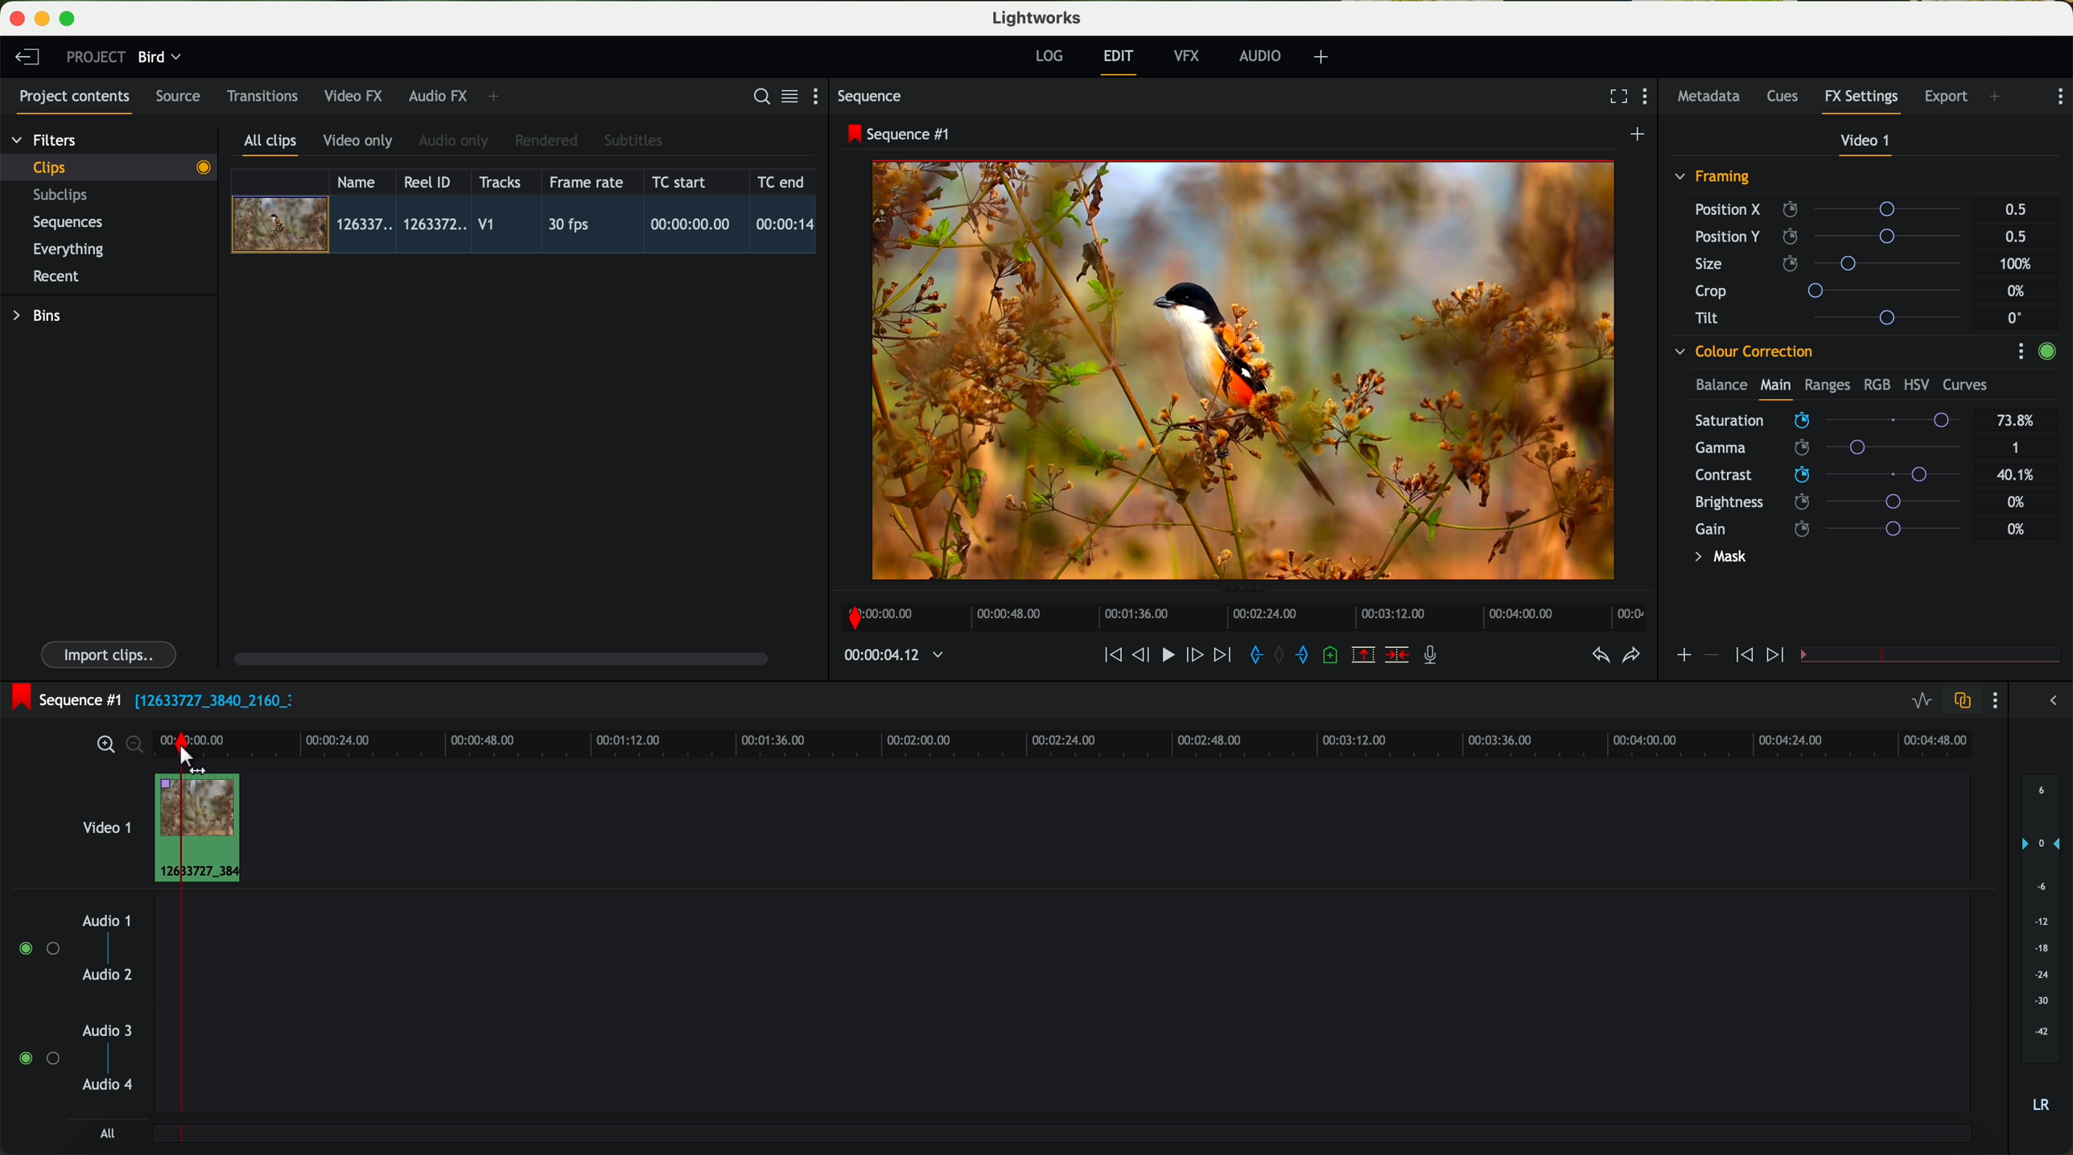 This screenshot has height=1155, width=2073. Describe the element at coordinates (38, 1058) in the screenshot. I see `enable audio` at that location.